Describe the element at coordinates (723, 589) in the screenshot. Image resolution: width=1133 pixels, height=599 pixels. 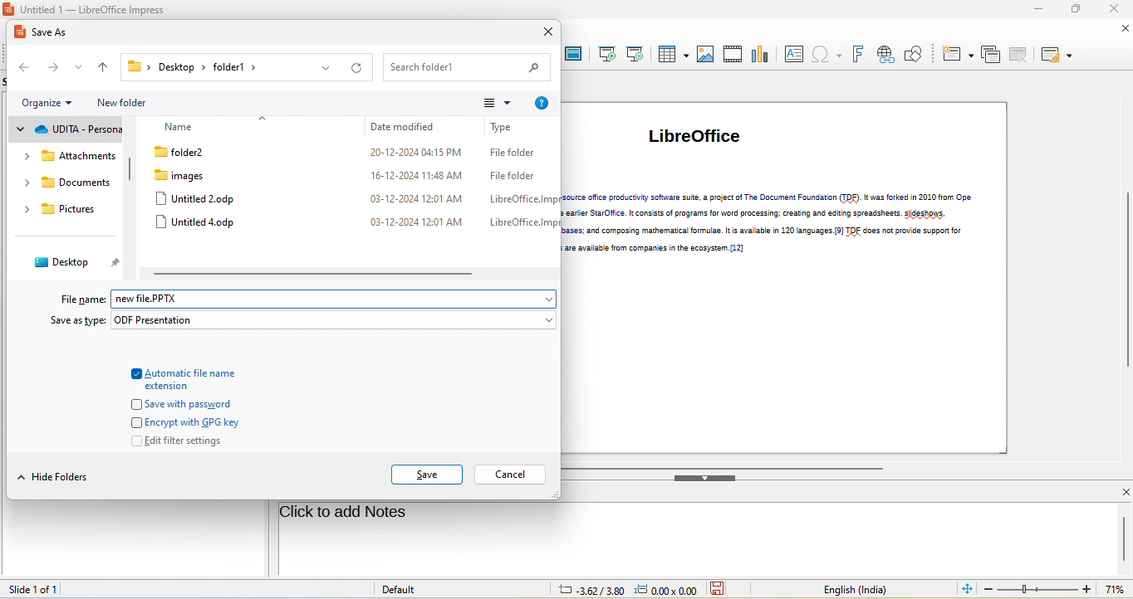
I see `the document has not been modified since the last save` at that location.